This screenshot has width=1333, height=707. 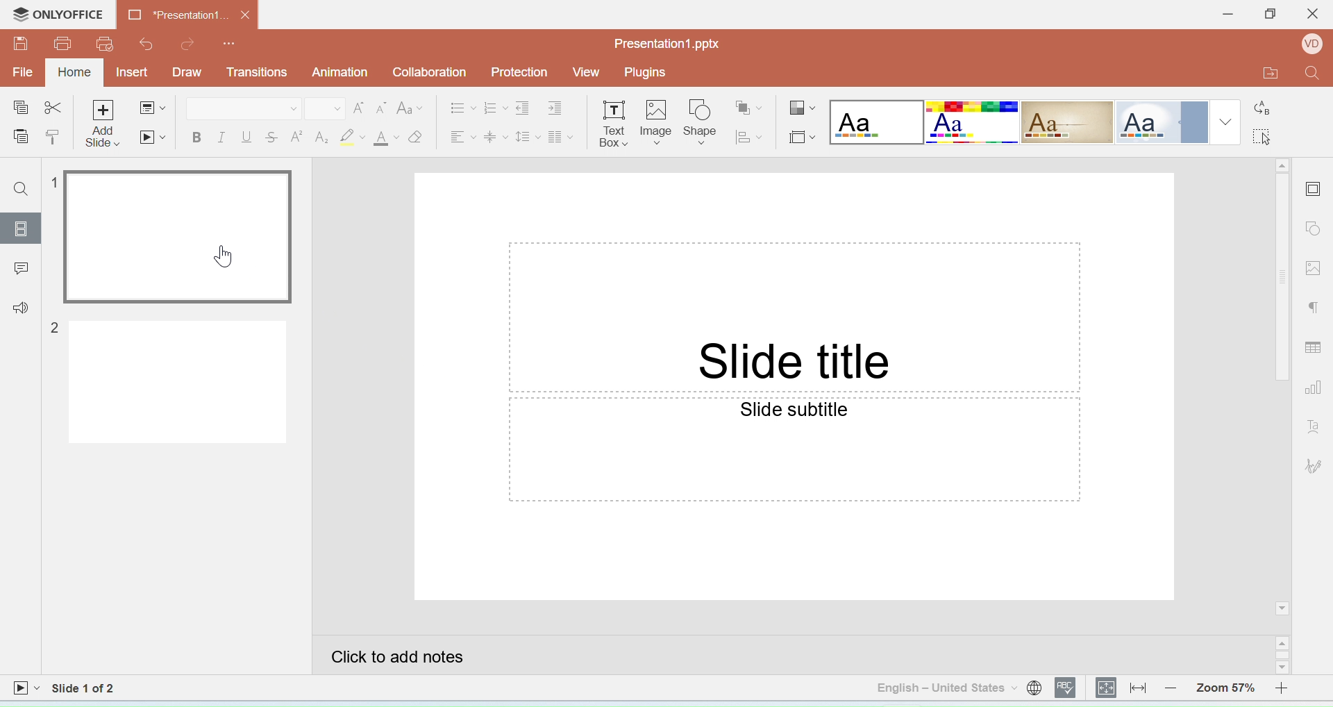 I want to click on Slide title, so click(x=794, y=363).